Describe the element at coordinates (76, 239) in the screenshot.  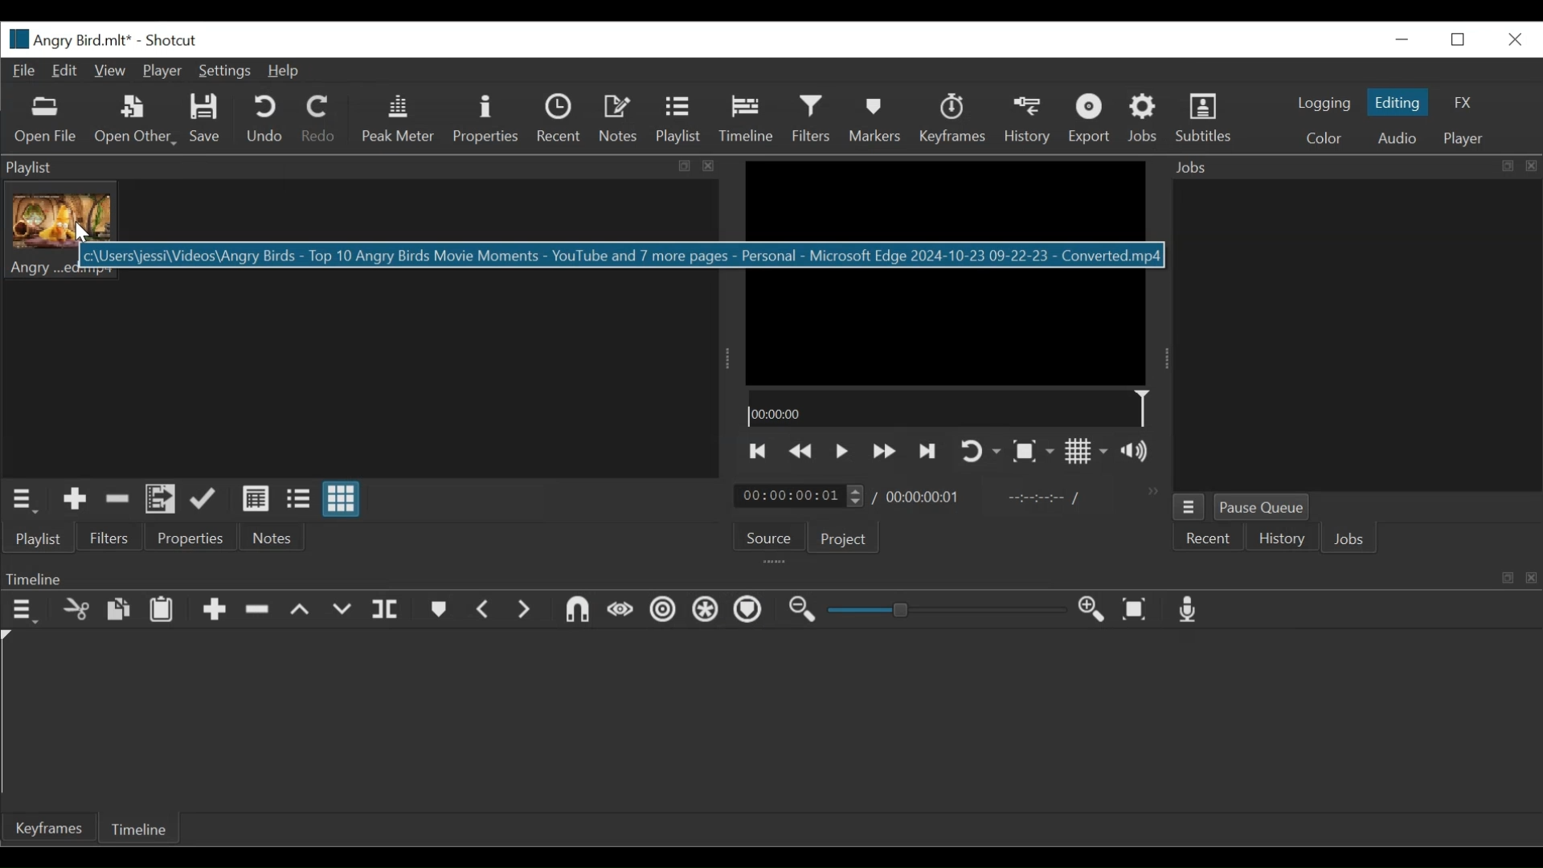
I see `cursor` at that location.